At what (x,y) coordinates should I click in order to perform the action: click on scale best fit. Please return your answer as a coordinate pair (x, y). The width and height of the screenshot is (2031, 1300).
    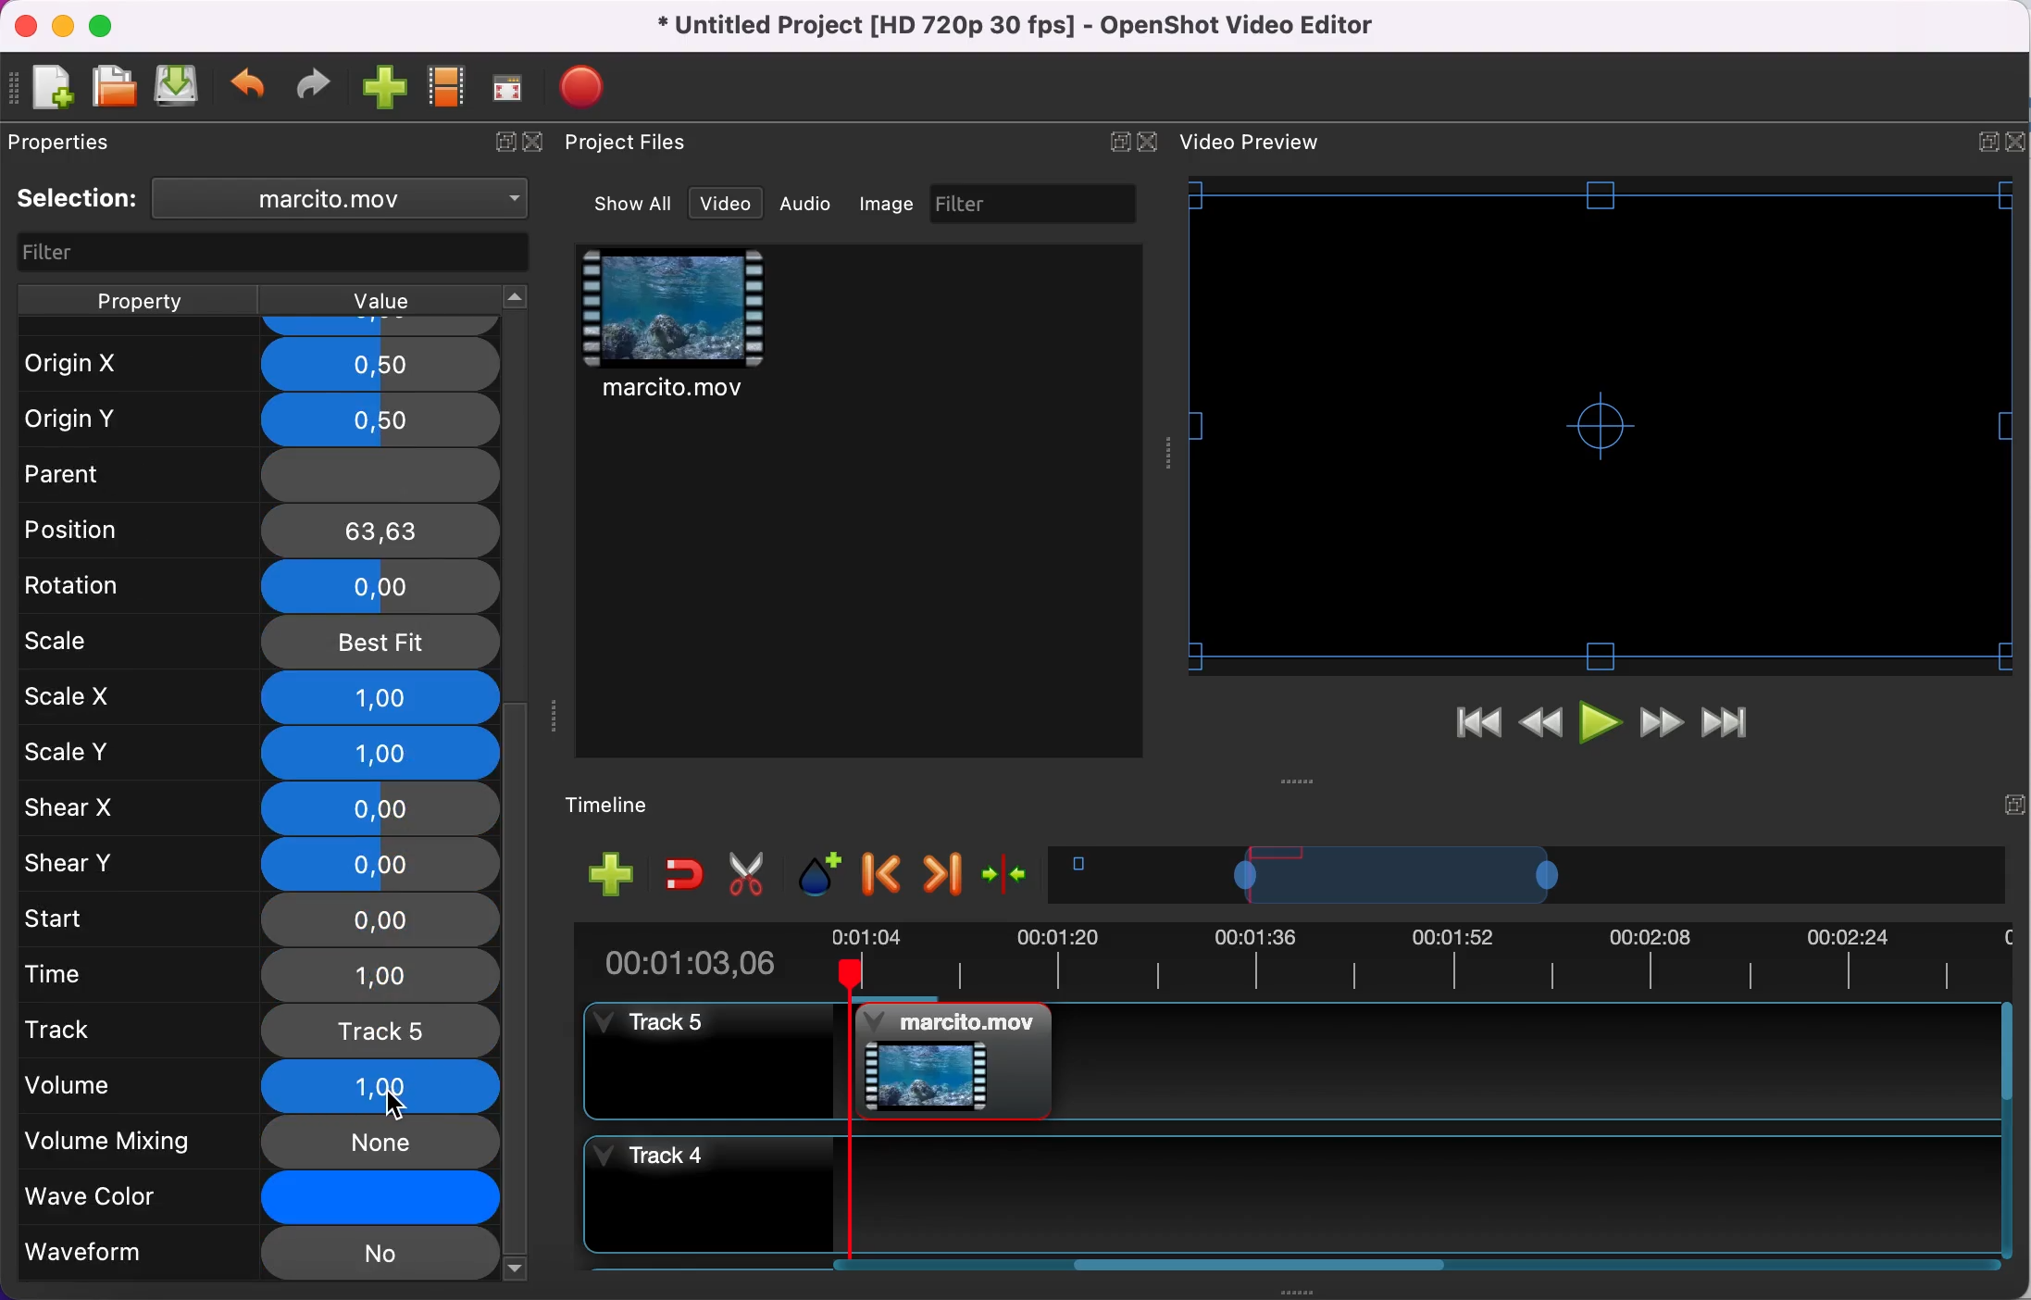
    Looking at the image, I should click on (260, 644).